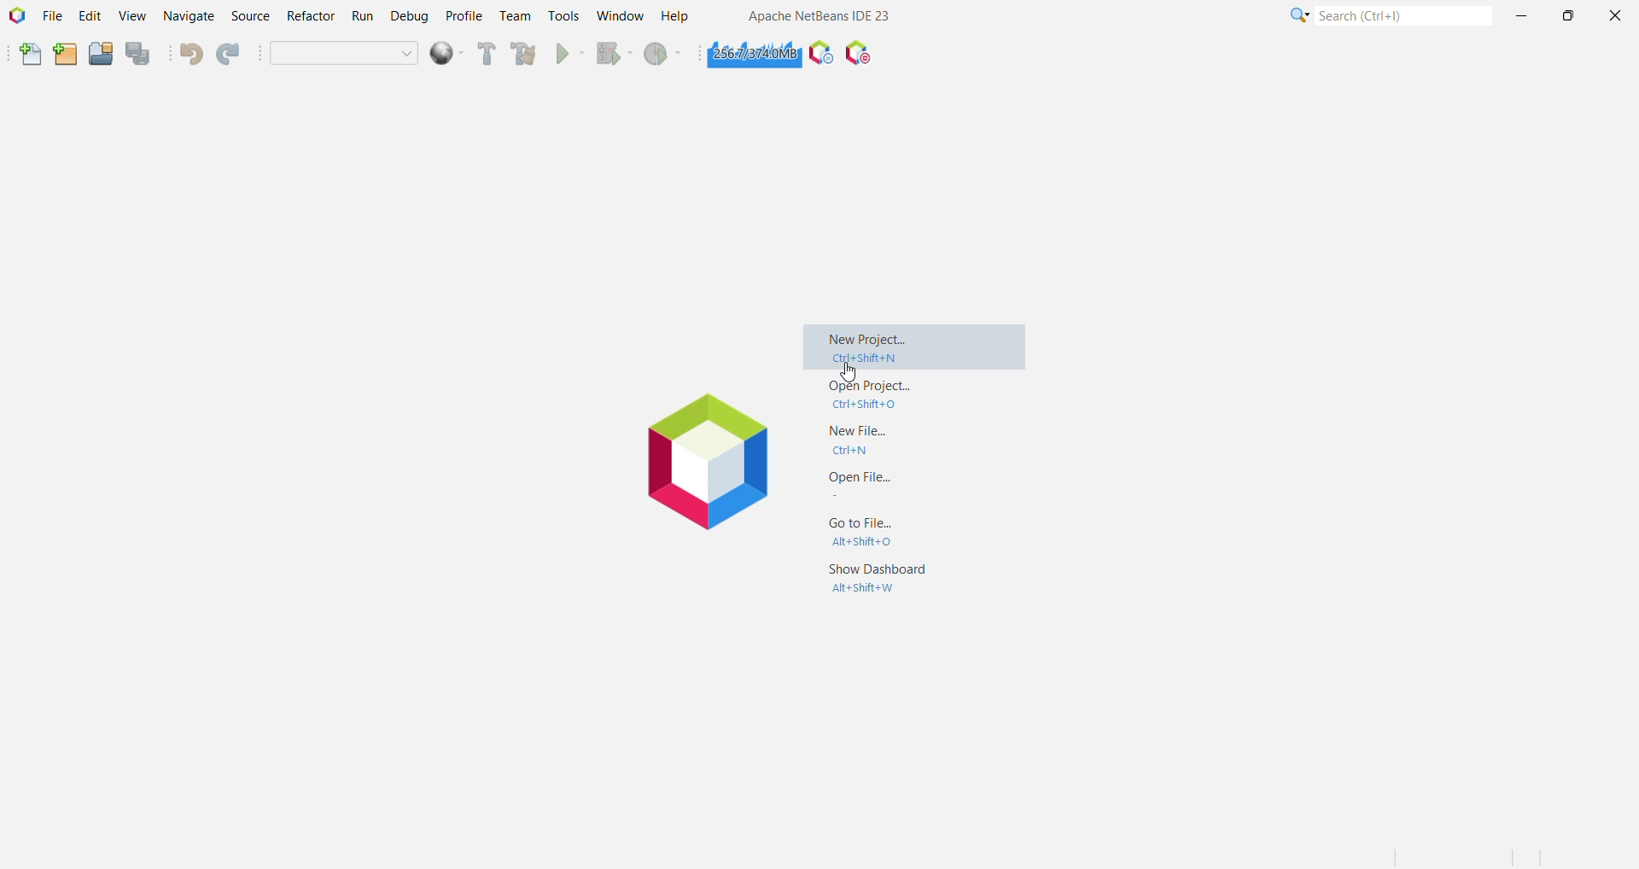  Describe the element at coordinates (523, 54) in the screenshot. I see `Clean and Build Project` at that location.